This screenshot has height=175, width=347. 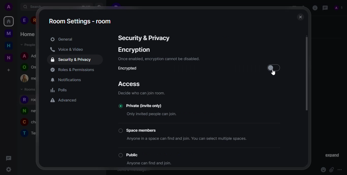 What do you see at coordinates (68, 80) in the screenshot?
I see `notifications` at bounding box center [68, 80].